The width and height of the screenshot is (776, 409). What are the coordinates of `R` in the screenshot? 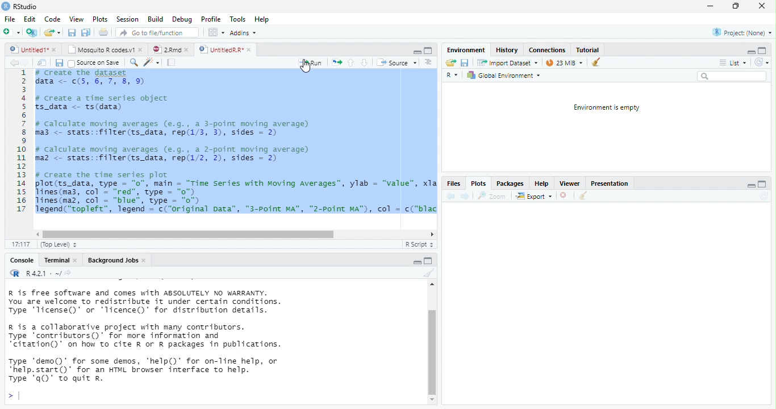 It's located at (453, 76).